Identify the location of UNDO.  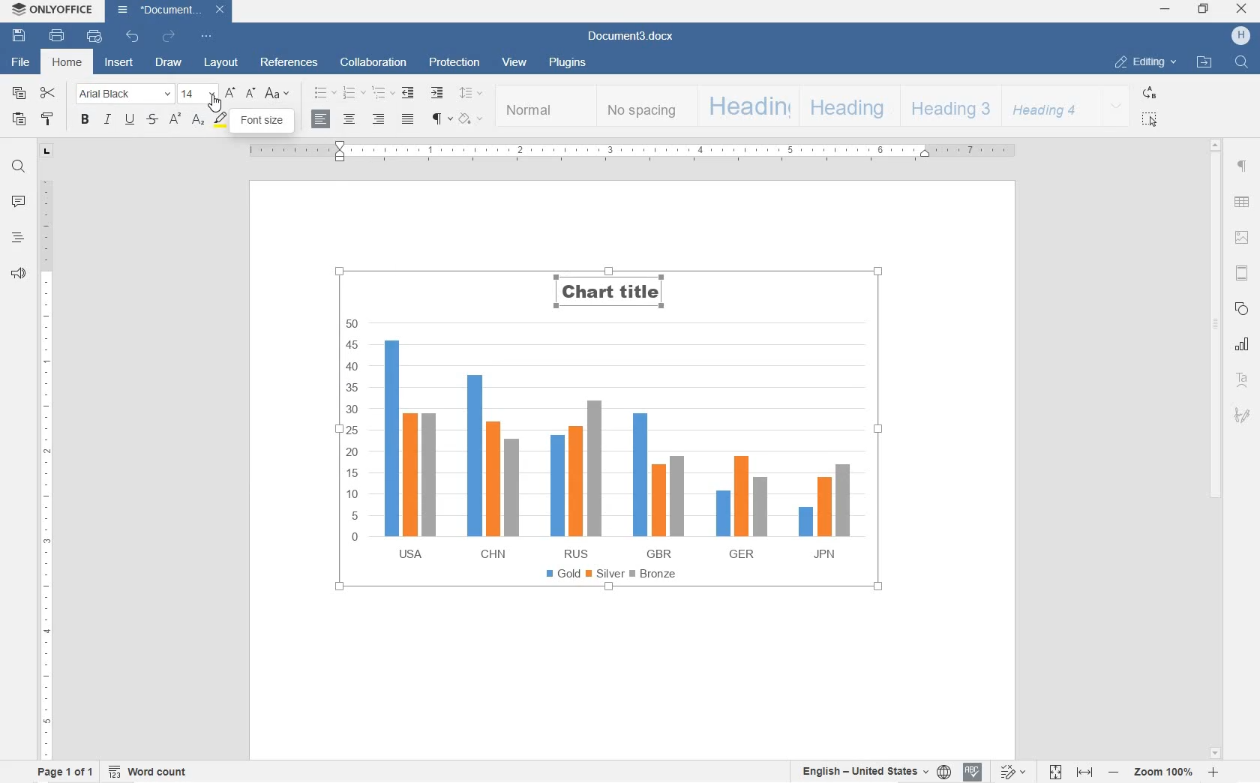
(130, 37).